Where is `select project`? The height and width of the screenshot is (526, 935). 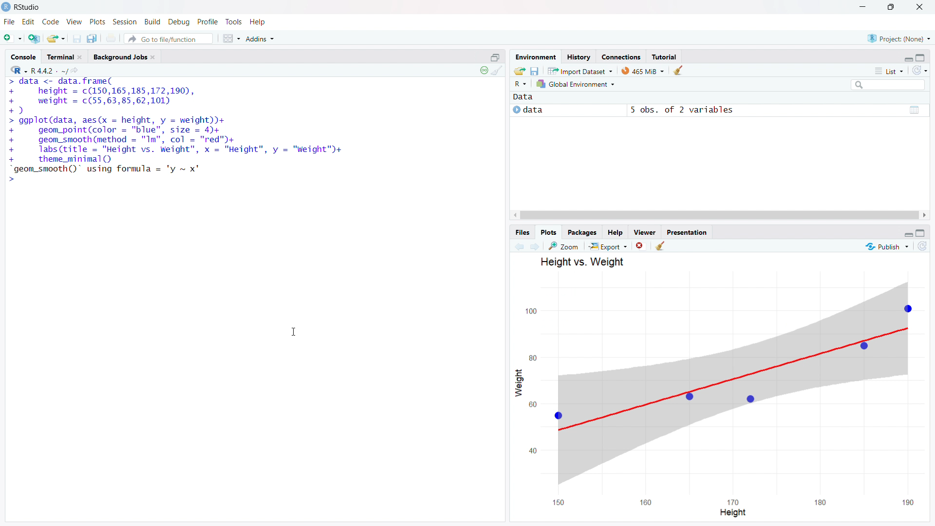 select project is located at coordinates (899, 38).